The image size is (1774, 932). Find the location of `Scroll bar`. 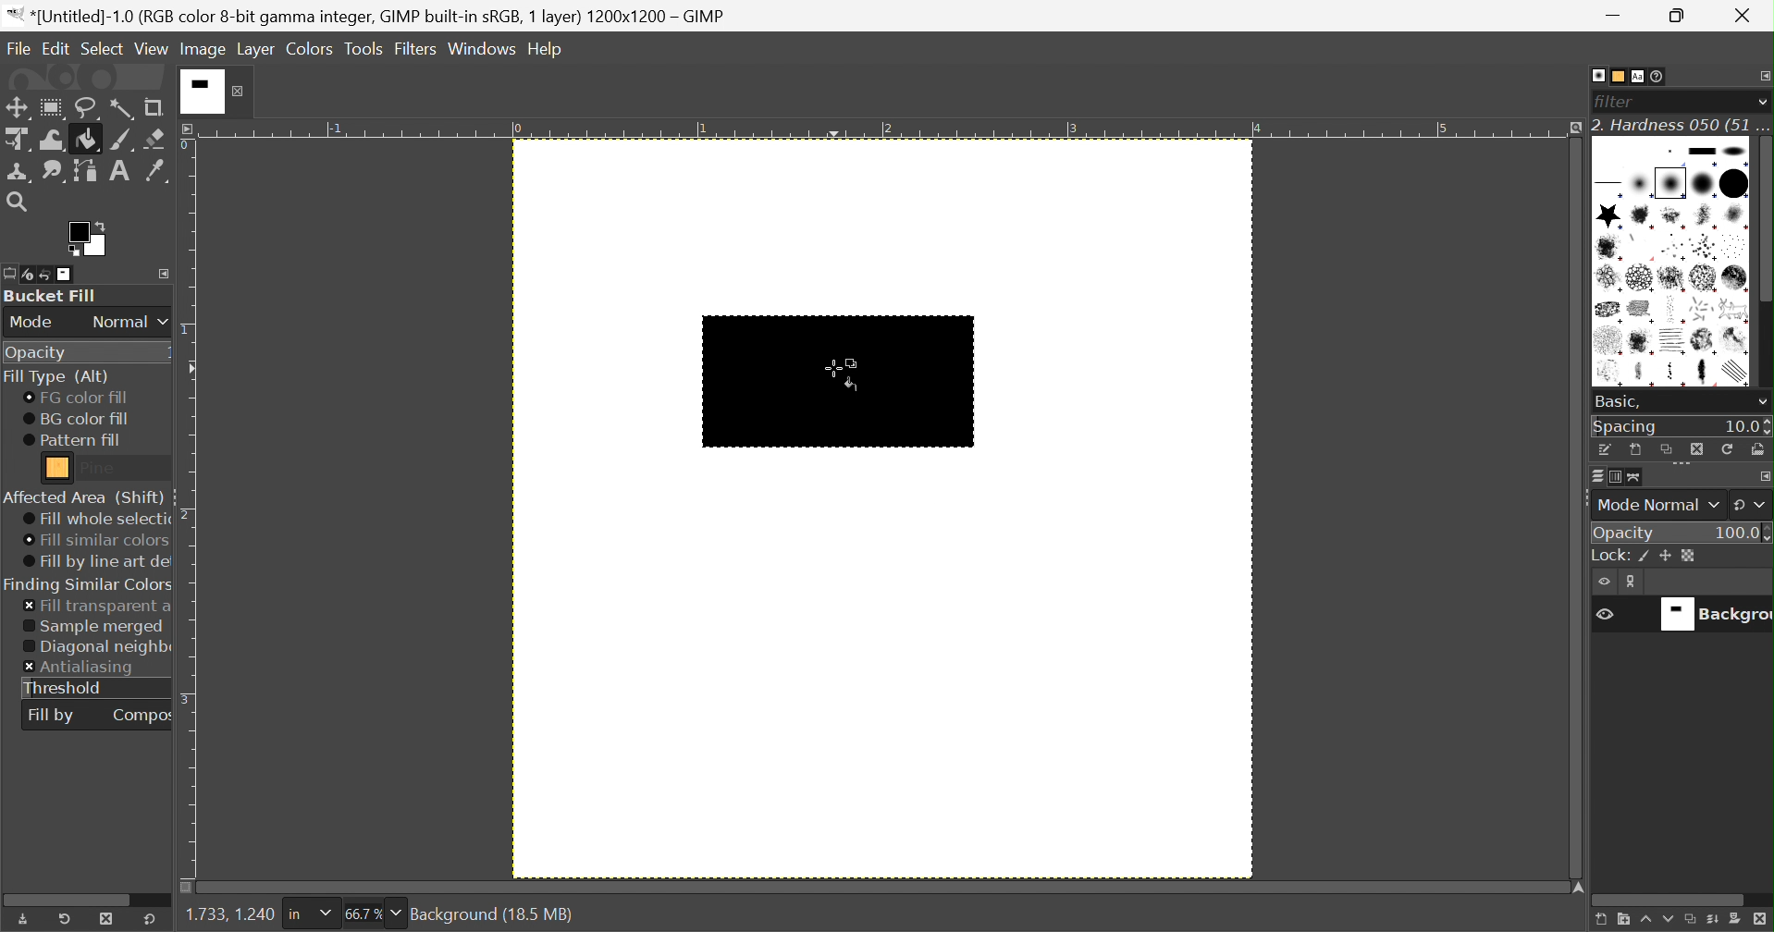

Scroll bar is located at coordinates (1669, 901).